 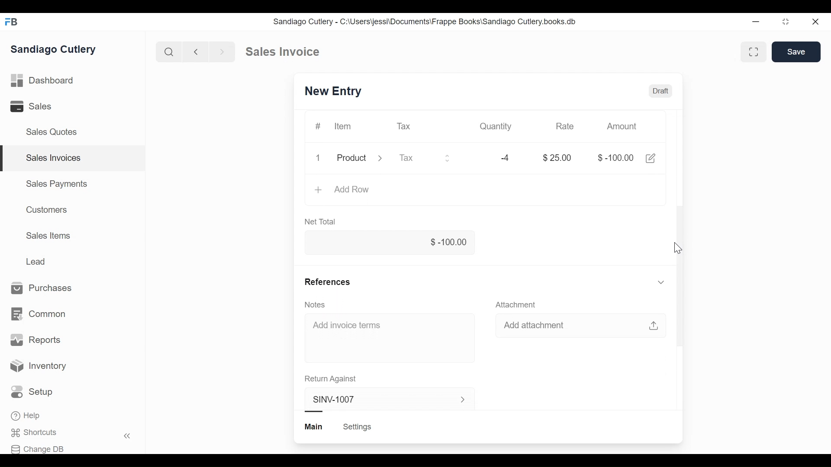 I want to click on Return Against, so click(x=331, y=379).